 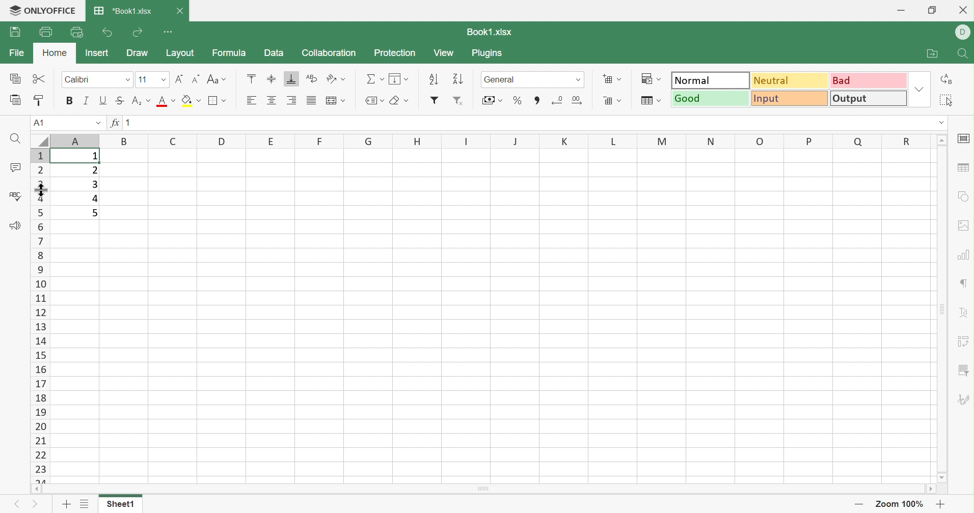 I want to click on Summation, so click(x=372, y=78).